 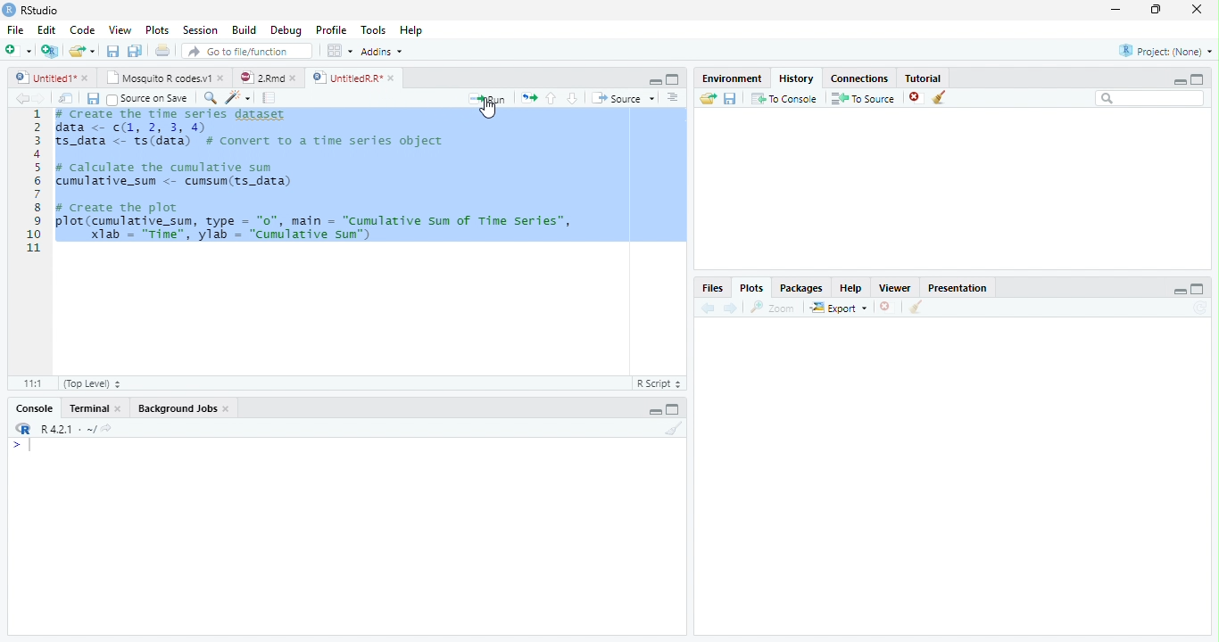 I want to click on Search, so click(x=1149, y=99).